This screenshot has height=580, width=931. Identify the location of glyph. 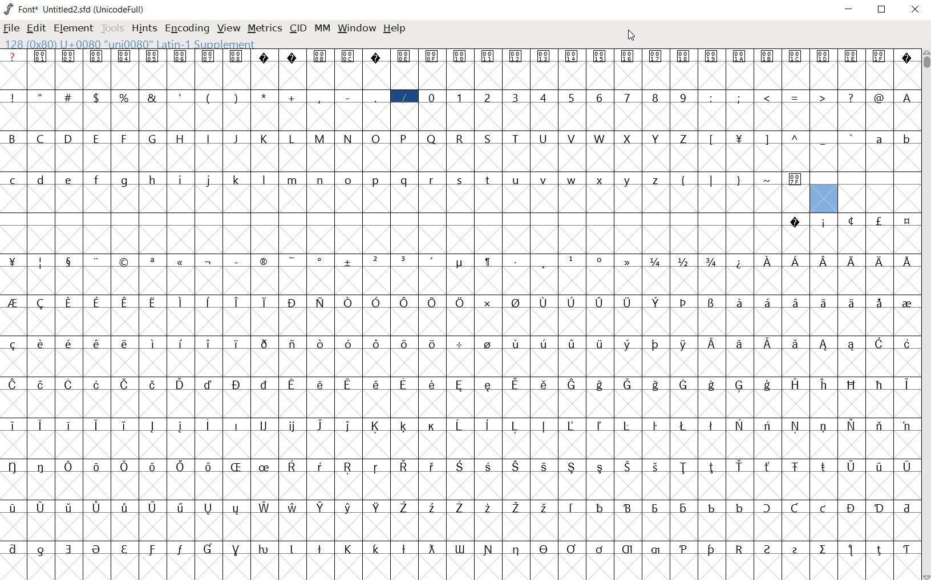
(628, 181).